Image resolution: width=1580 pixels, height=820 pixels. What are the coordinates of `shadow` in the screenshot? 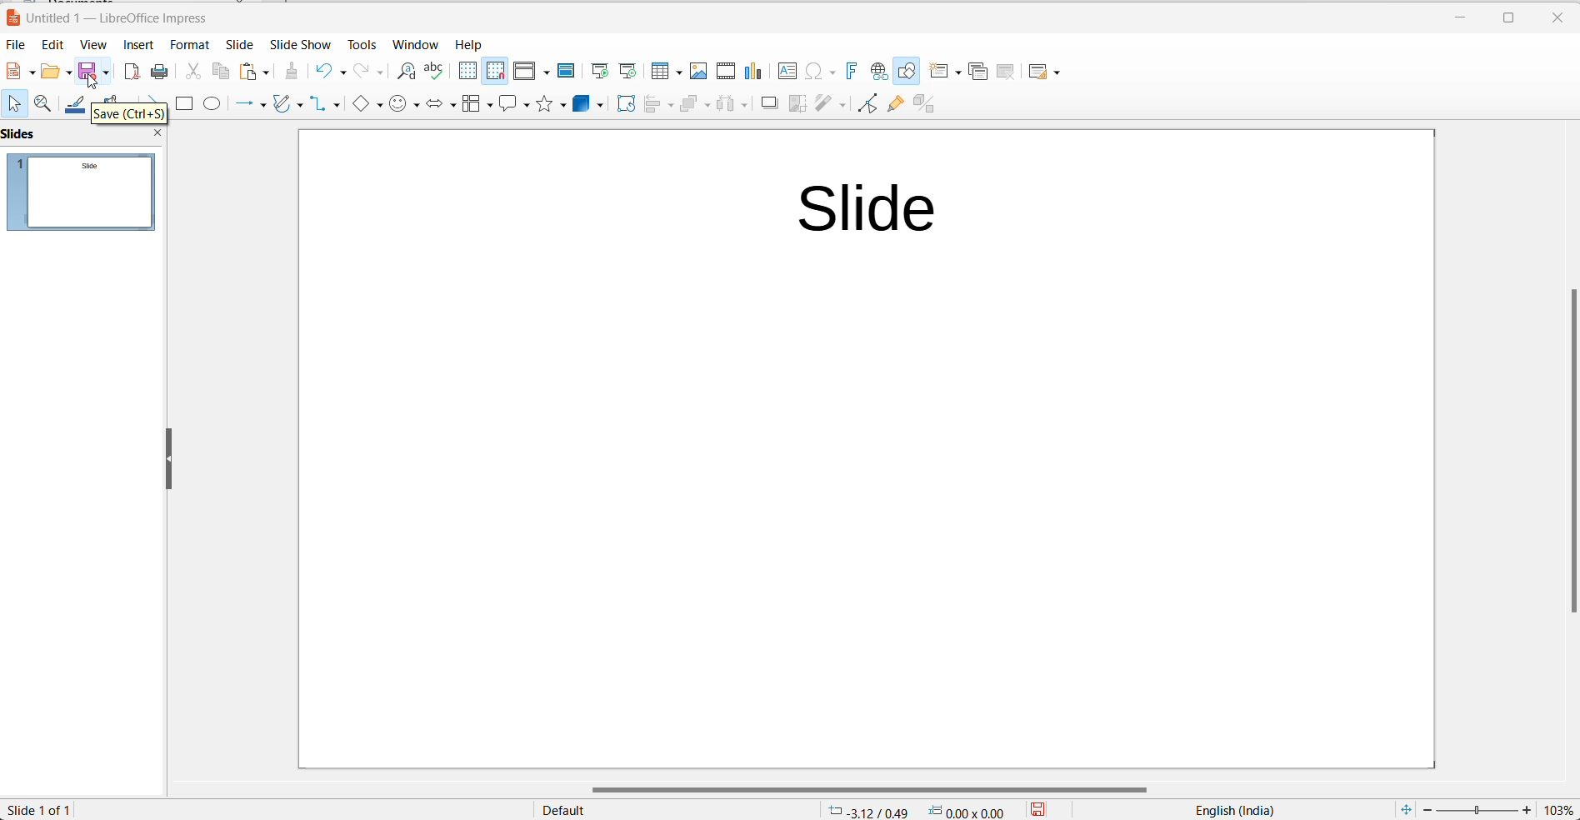 It's located at (771, 105).